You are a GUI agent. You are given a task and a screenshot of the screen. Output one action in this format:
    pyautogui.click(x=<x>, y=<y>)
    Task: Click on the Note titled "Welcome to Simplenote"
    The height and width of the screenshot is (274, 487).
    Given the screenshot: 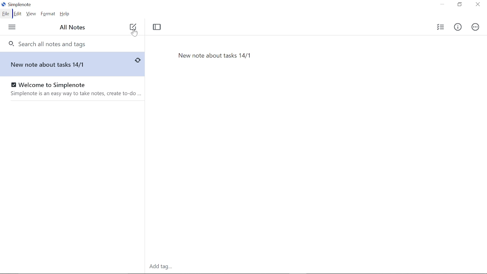 What is the action you would take?
    pyautogui.click(x=68, y=88)
    